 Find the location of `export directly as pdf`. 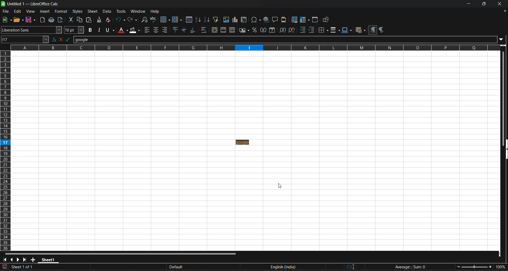

export directly as pdf is located at coordinates (43, 20).